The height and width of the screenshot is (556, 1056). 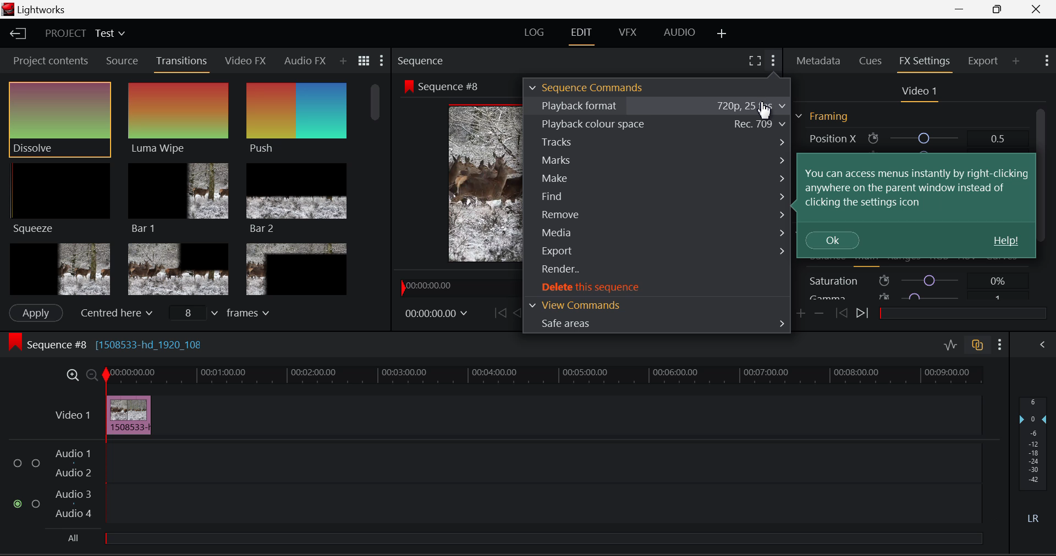 What do you see at coordinates (626, 35) in the screenshot?
I see `VFX Layout` at bounding box center [626, 35].